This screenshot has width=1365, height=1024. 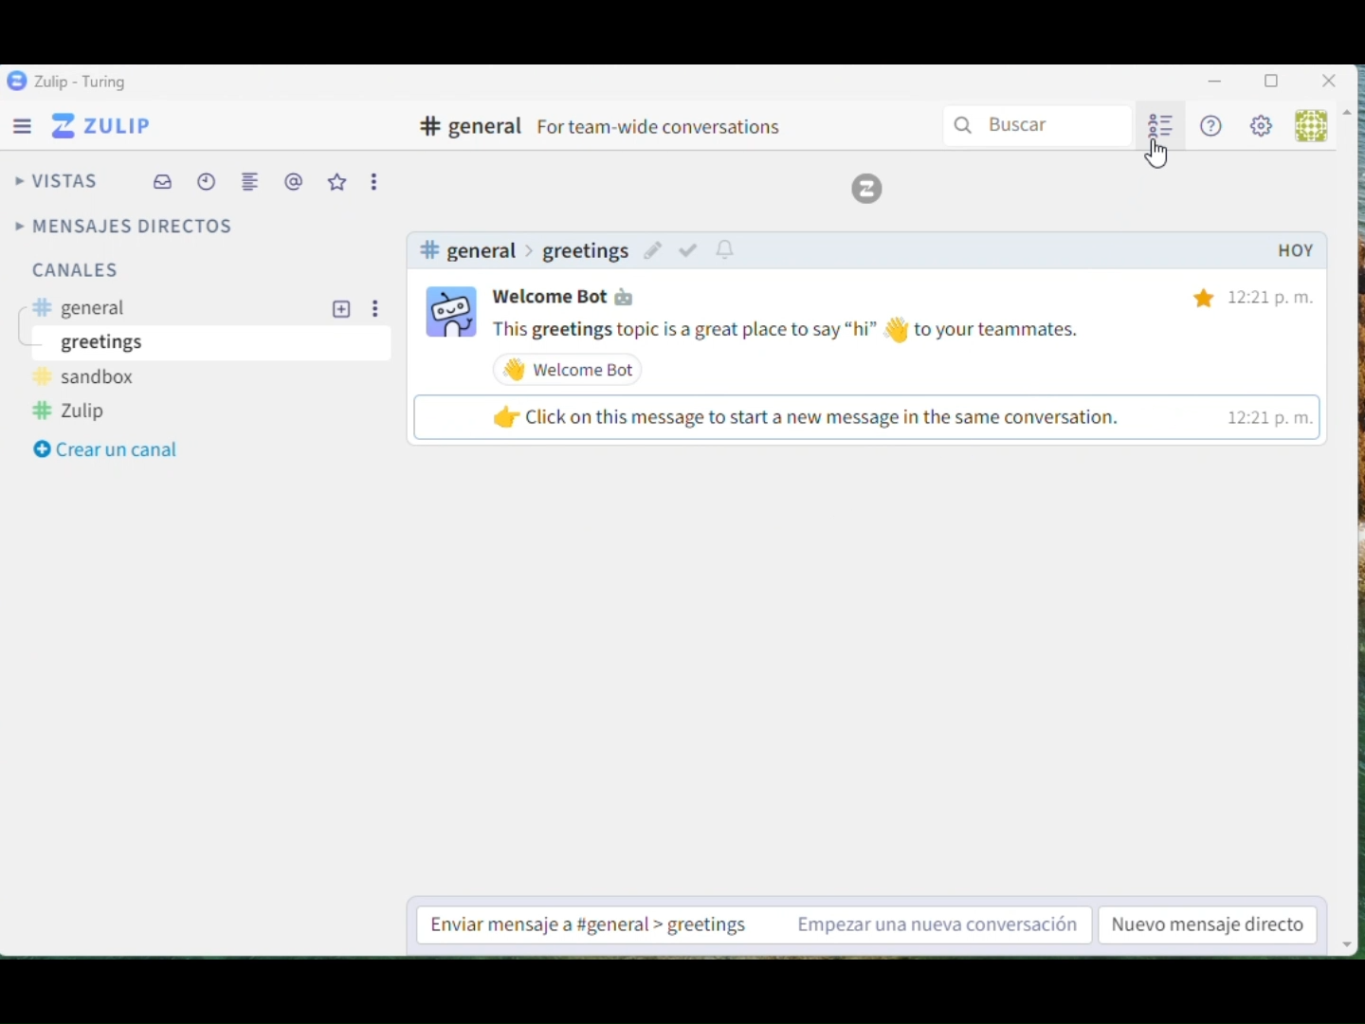 What do you see at coordinates (106, 129) in the screenshot?
I see `Zulip` at bounding box center [106, 129].